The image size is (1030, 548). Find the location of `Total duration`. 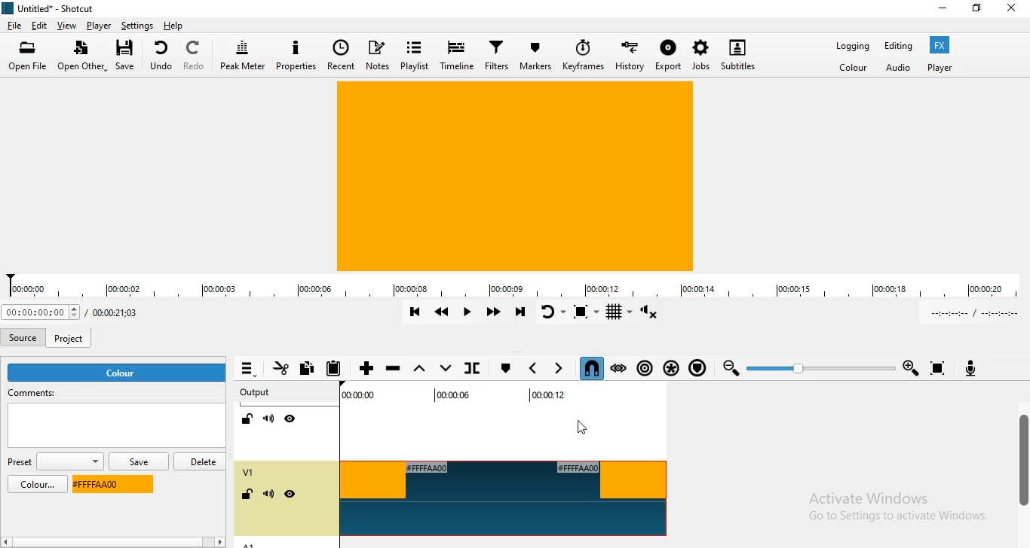

Total duration is located at coordinates (122, 312).